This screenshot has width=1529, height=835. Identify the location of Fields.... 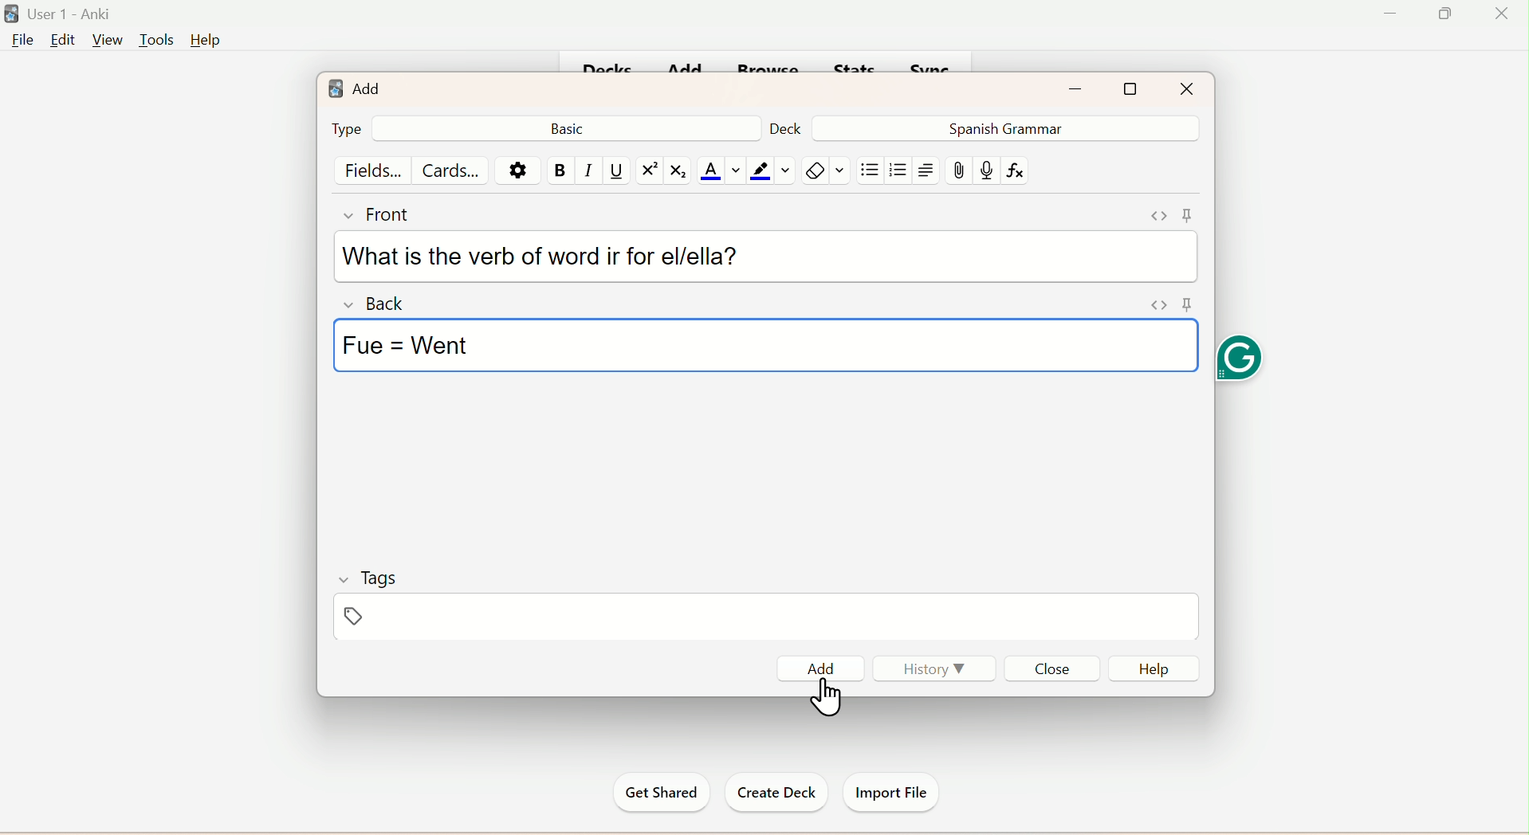
(375, 169).